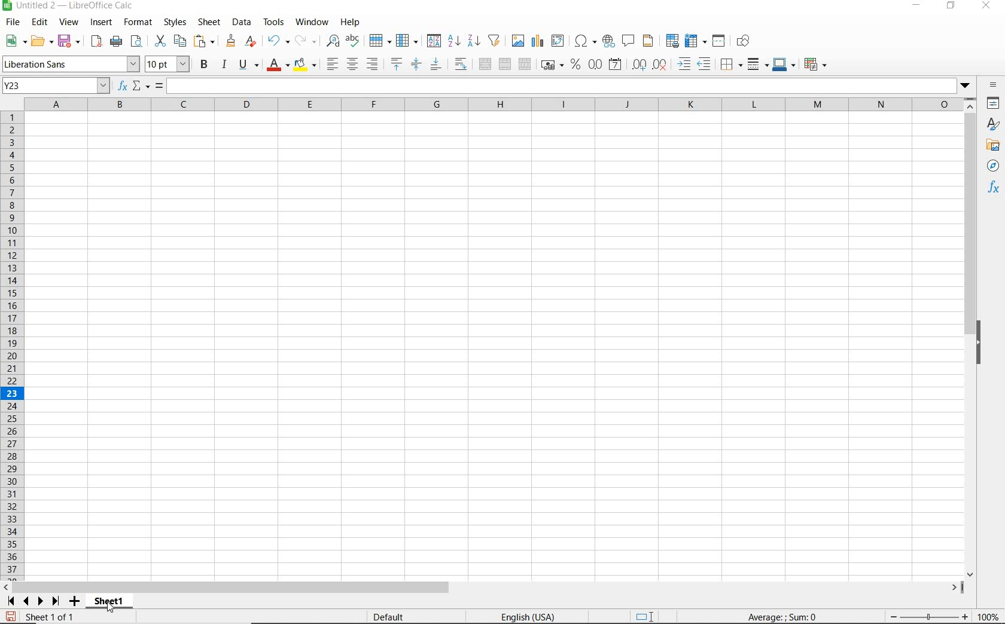 The width and height of the screenshot is (1005, 624). I want to click on DEFINE PRINT AREA, so click(672, 41).